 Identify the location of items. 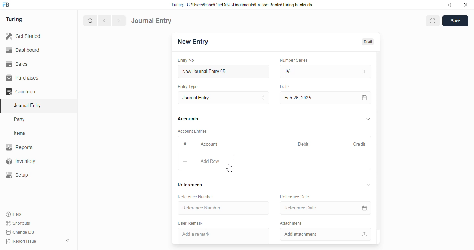
(20, 133).